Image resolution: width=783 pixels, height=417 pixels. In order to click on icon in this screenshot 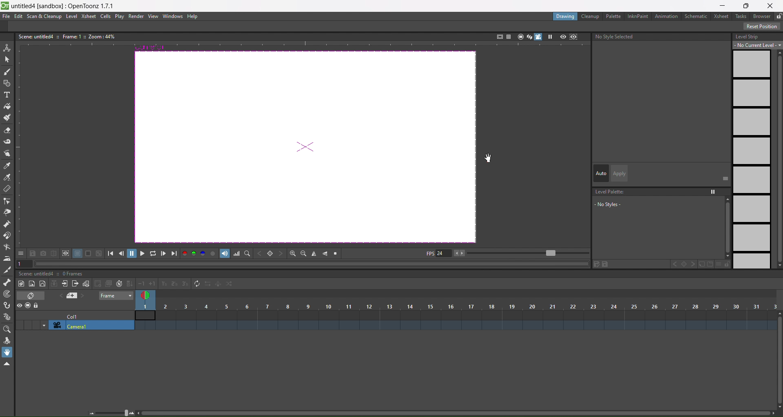, I will do `click(29, 306)`.